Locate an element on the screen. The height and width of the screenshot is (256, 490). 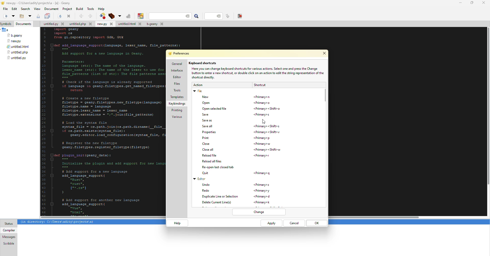
redo is located at coordinates (206, 191).